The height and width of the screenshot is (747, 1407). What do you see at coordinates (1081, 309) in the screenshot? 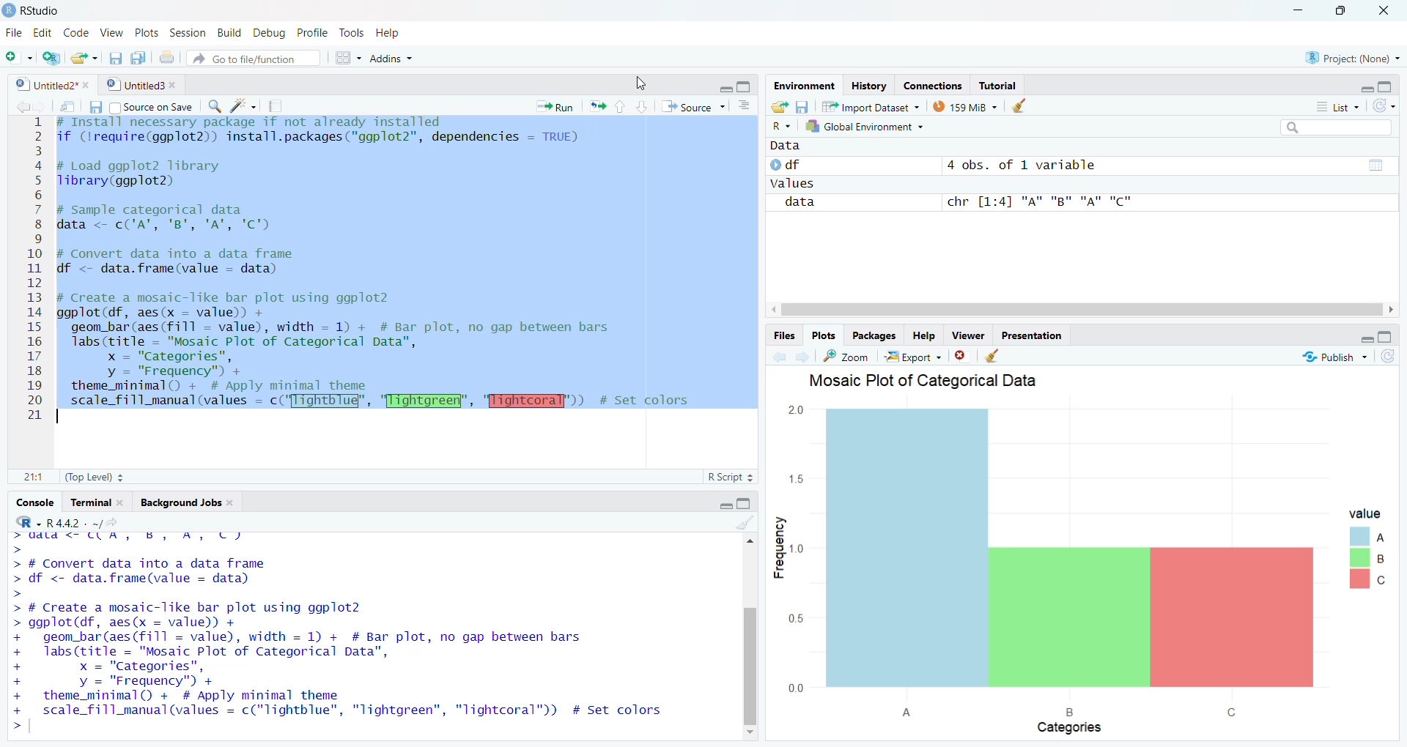
I see `Scroll` at bounding box center [1081, 309].